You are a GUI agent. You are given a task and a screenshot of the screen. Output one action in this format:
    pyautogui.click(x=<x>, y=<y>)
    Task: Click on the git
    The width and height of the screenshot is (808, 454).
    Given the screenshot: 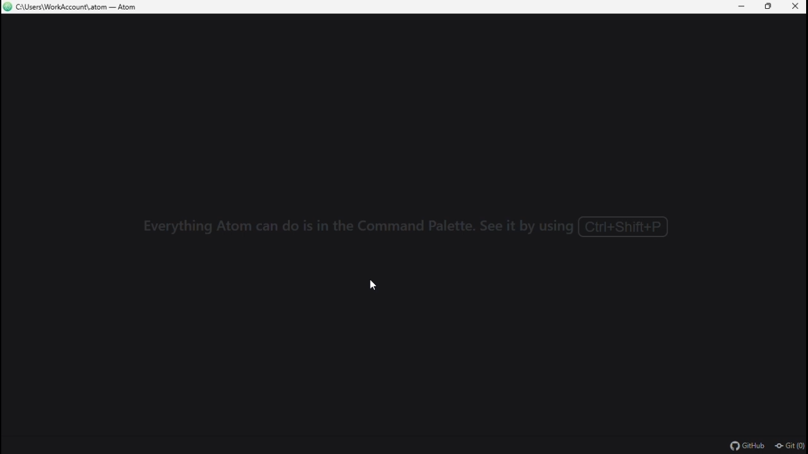 What is the action you would take?
    pyautogui.click(x=789, y=446)
    